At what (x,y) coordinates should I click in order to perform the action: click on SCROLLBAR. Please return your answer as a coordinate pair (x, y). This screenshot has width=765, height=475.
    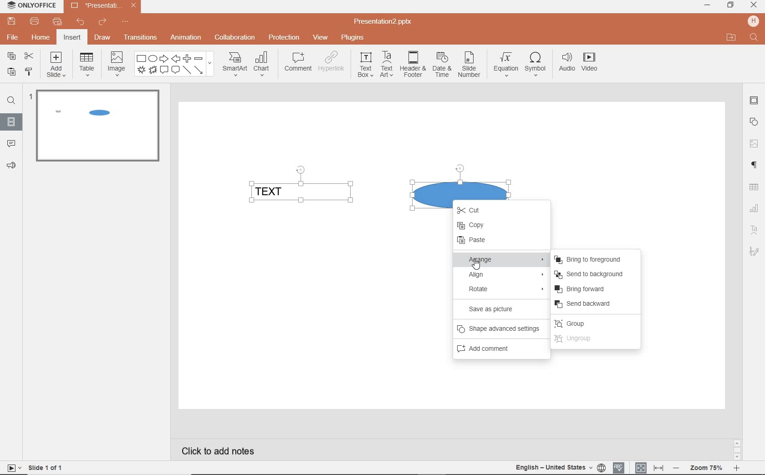
    Looking at the image, I should click on (737, 449).